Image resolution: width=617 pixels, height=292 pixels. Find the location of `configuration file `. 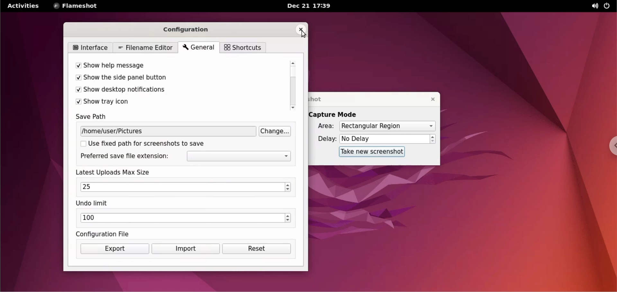

configuration file  is located at coordinates (105, 234).